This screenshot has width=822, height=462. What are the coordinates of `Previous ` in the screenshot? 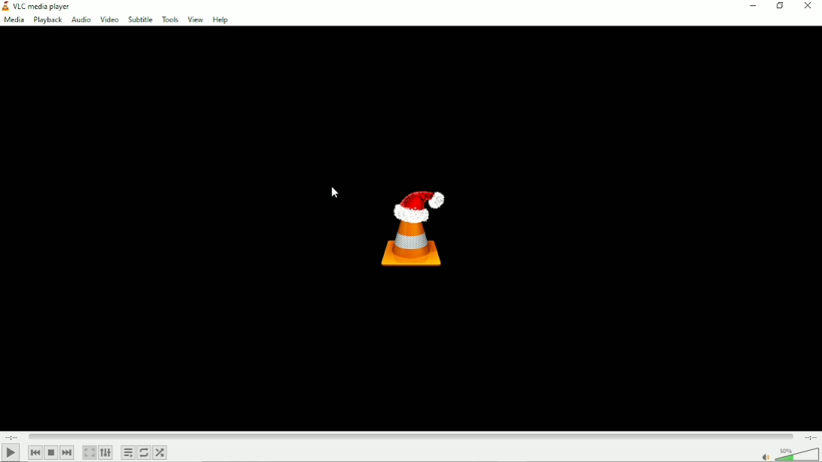 It's located at (35, 453).